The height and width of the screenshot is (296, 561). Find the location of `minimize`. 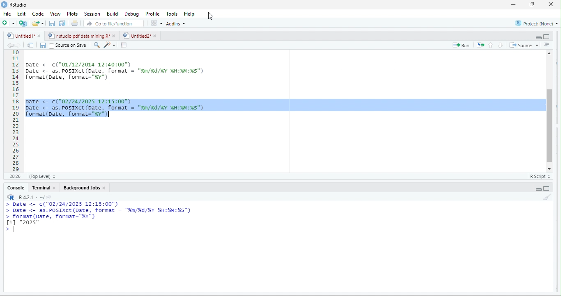

minimize is located at coordinates (514, 5).